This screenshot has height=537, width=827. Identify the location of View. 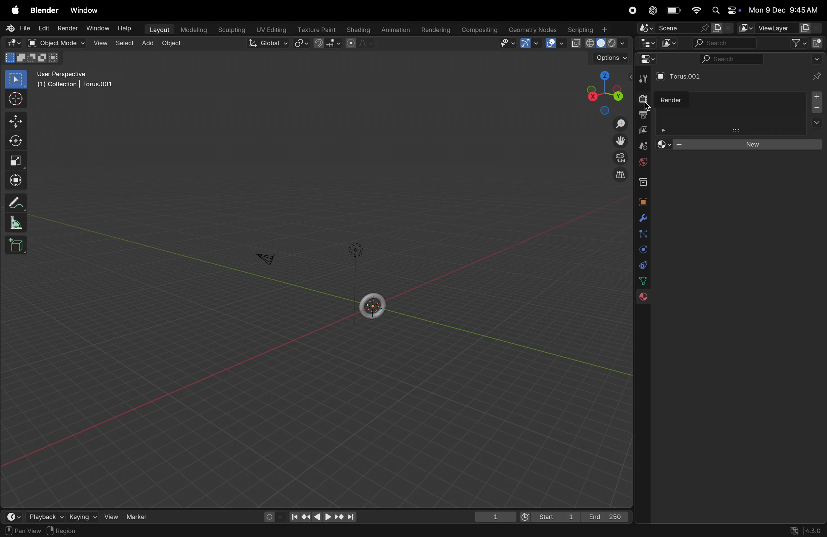
(113, 516).